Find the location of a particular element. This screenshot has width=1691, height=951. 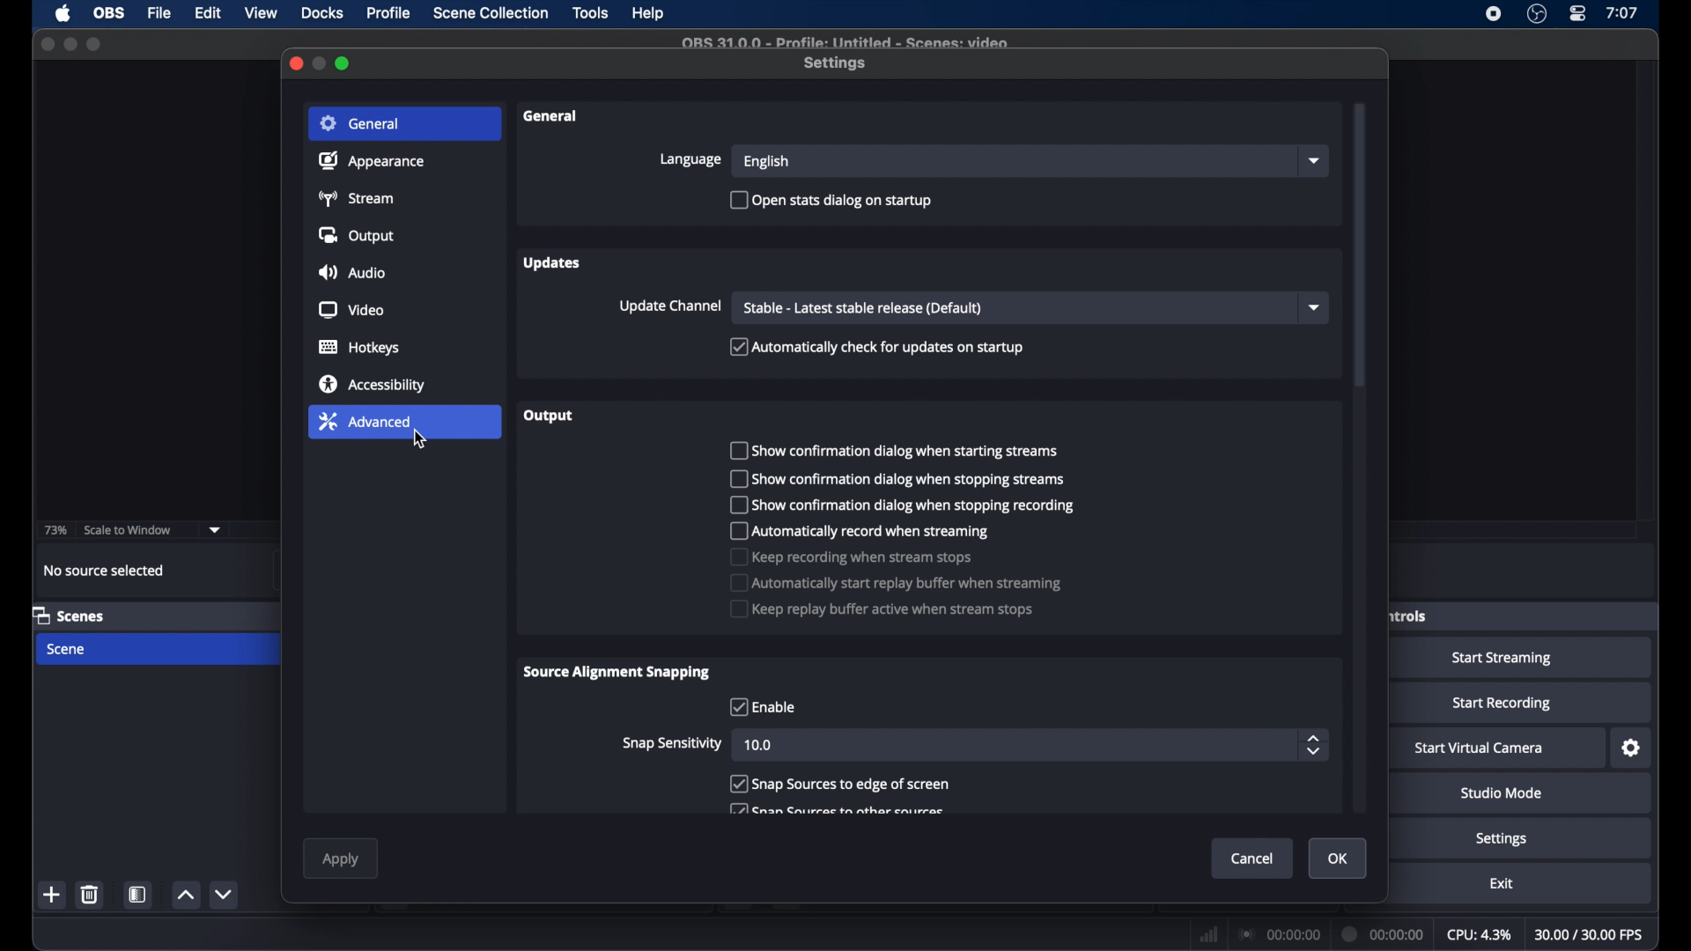

screen recorder is located at coordinates (1492, 14).